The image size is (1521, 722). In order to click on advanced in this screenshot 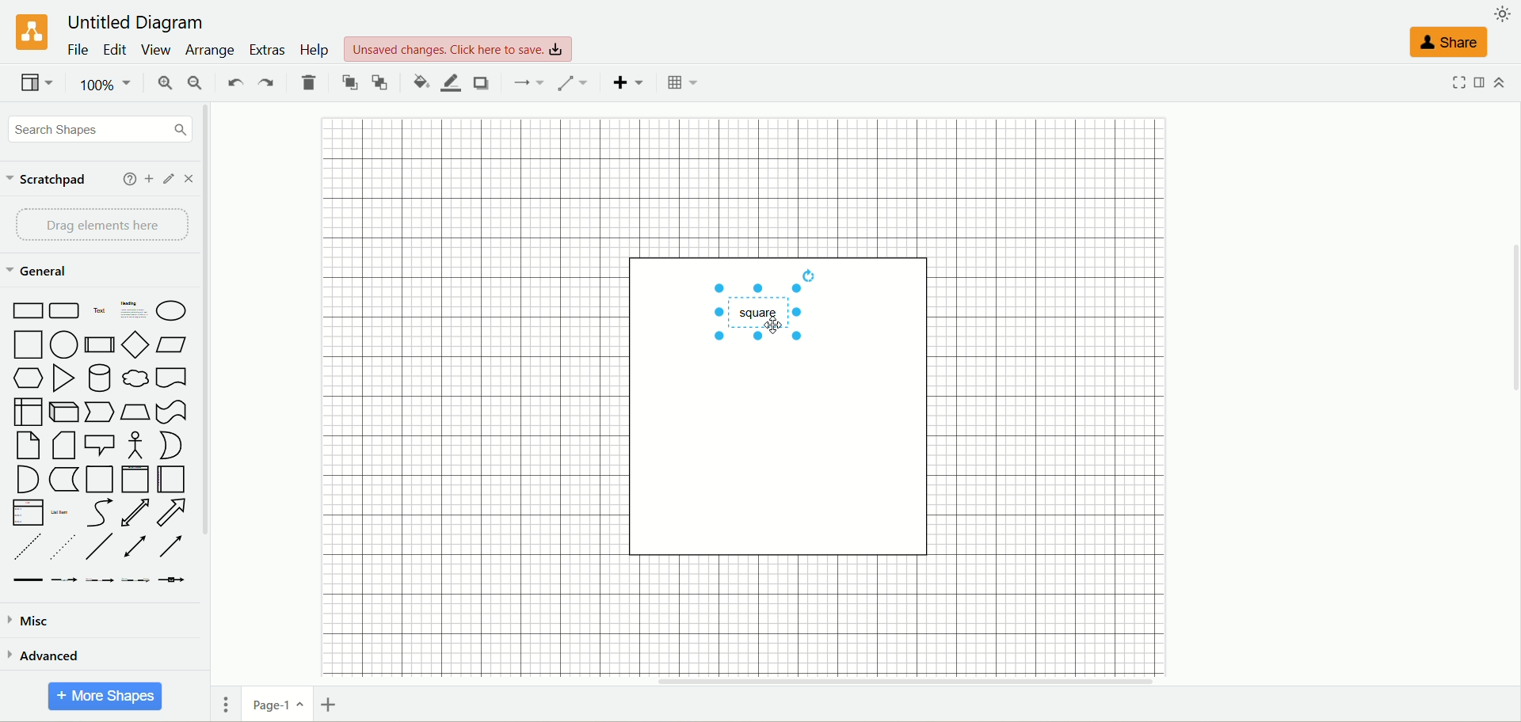, I will do `click(54, 654)`.